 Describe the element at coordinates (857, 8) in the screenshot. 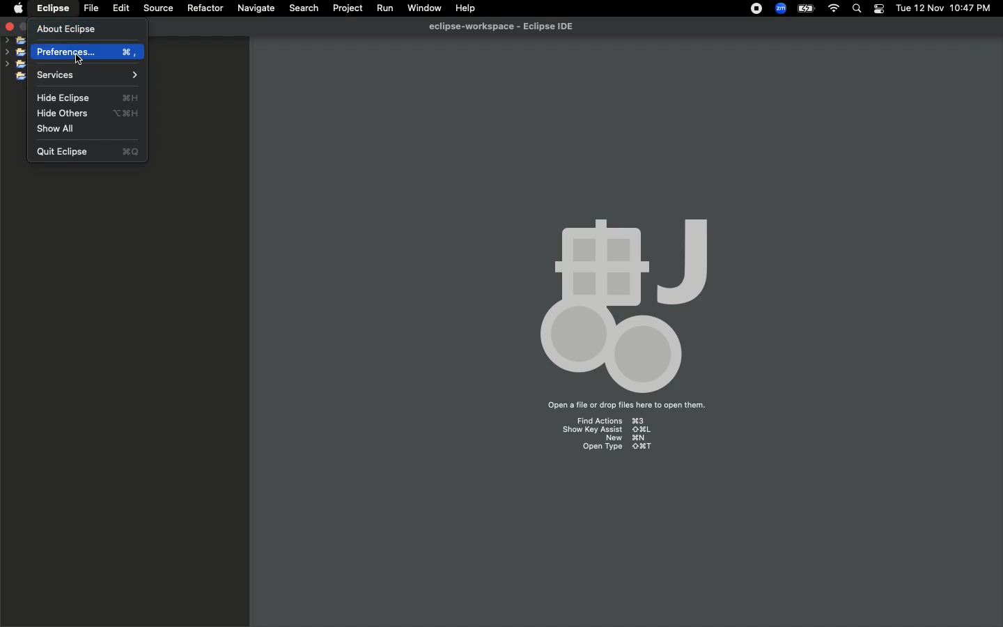

I see `Search` at that location.